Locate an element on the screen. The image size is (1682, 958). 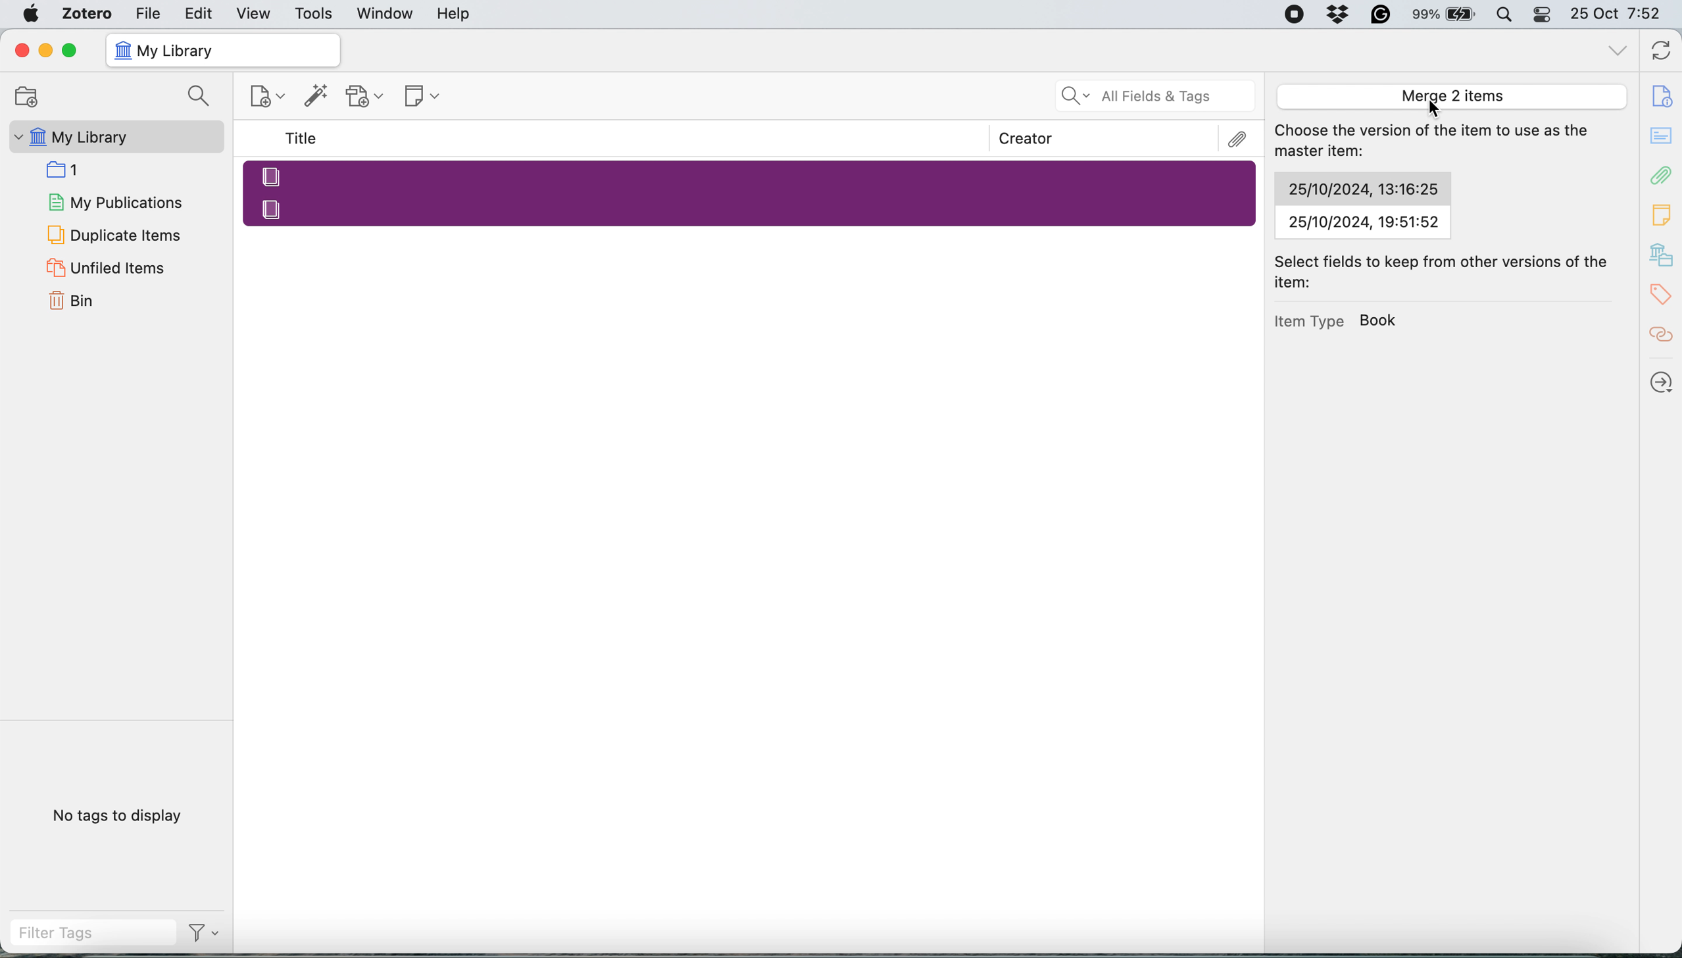
Title is located at coordinates (304, 139).